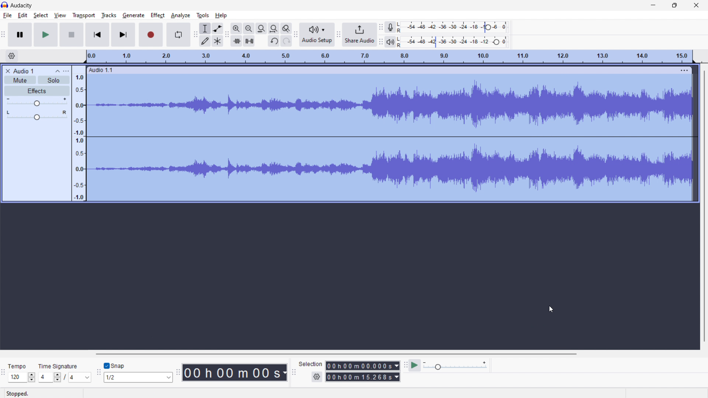  Describe the element at coordinates (391, 57) in the screenshot. I see `timeline` at that location.